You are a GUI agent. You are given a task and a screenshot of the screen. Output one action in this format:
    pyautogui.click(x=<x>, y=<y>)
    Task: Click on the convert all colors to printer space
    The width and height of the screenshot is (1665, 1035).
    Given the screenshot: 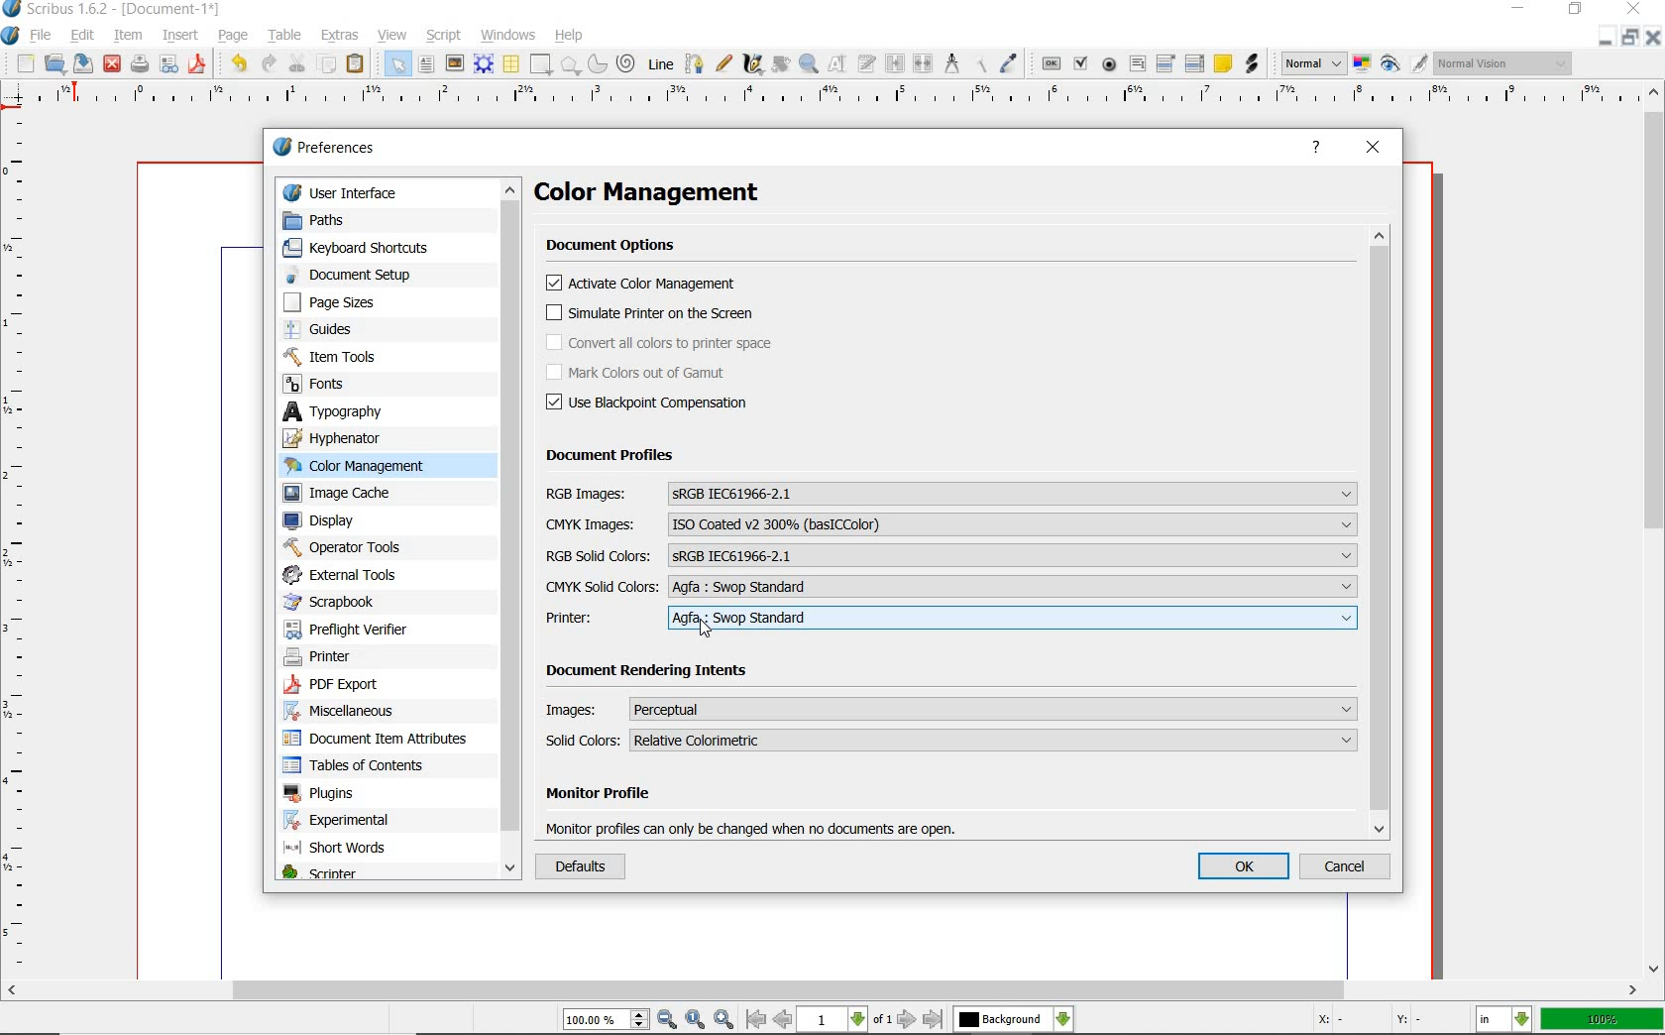 What is the action you would take?
    pyautogui.click(x=661, y=343)
    